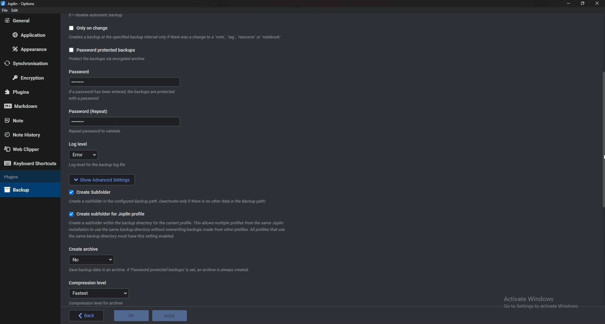 This screenshot has width=605, height=324. I want to click on log level, so click(84, 154).